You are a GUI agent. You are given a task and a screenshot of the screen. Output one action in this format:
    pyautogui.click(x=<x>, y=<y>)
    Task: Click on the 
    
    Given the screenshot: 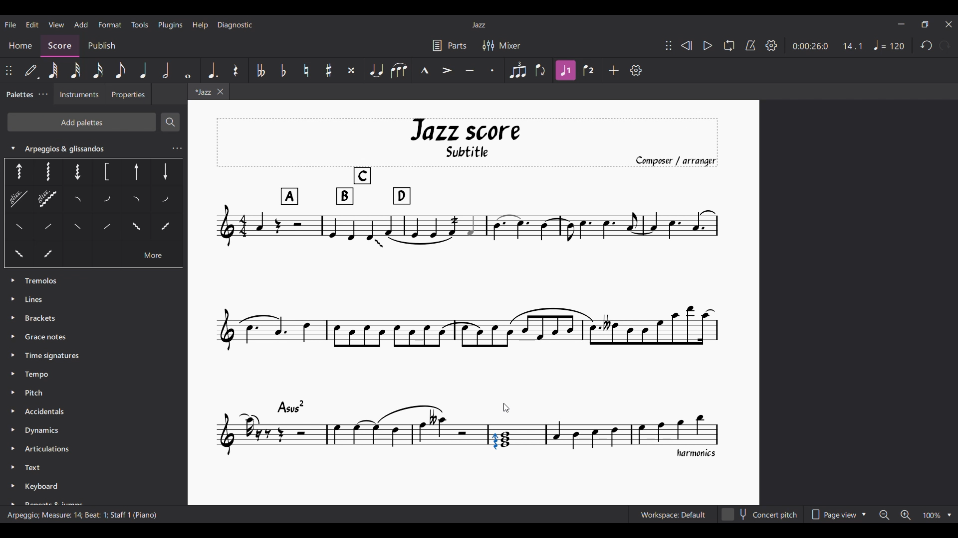 What is the action you would take?
    pyautogui.click(x=166, y=201)
    